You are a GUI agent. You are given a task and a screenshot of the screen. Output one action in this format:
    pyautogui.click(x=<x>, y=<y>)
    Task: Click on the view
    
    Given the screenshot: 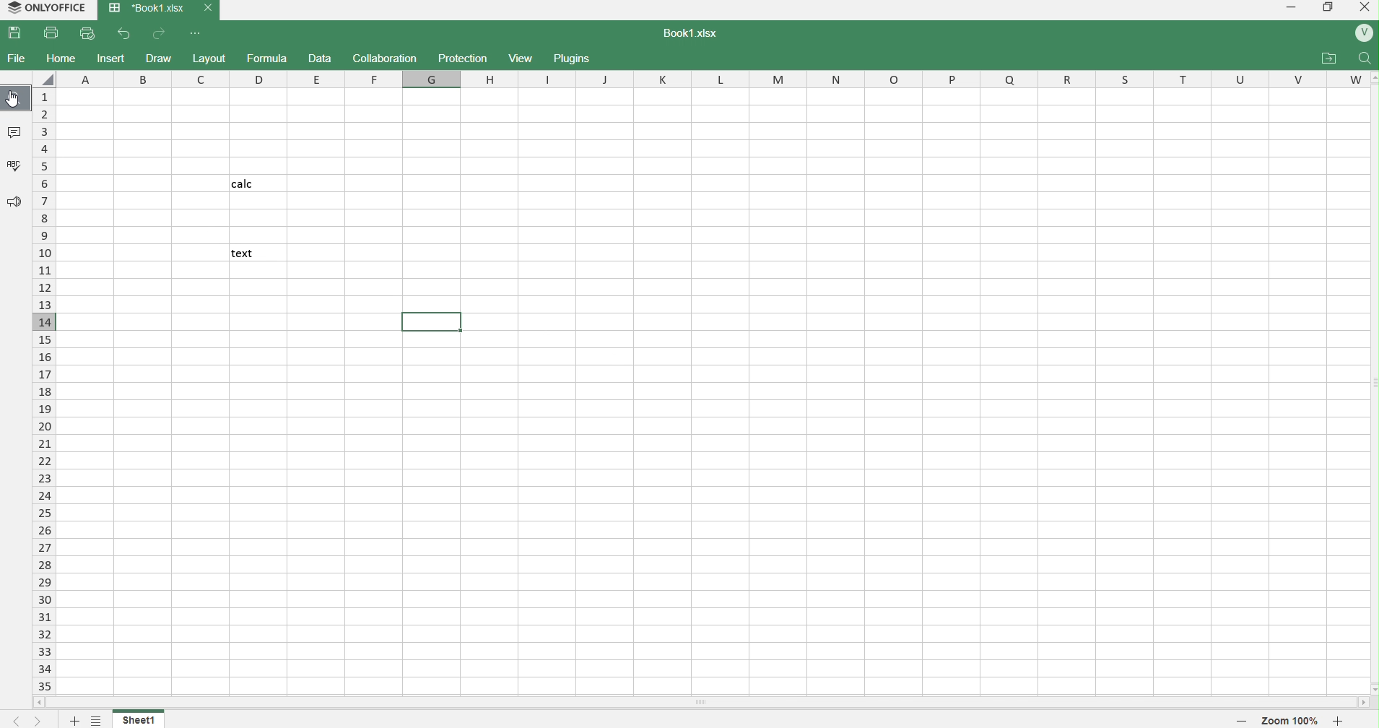 What is the action you would take?
    pyautogui.click(x=523, y=58)
    